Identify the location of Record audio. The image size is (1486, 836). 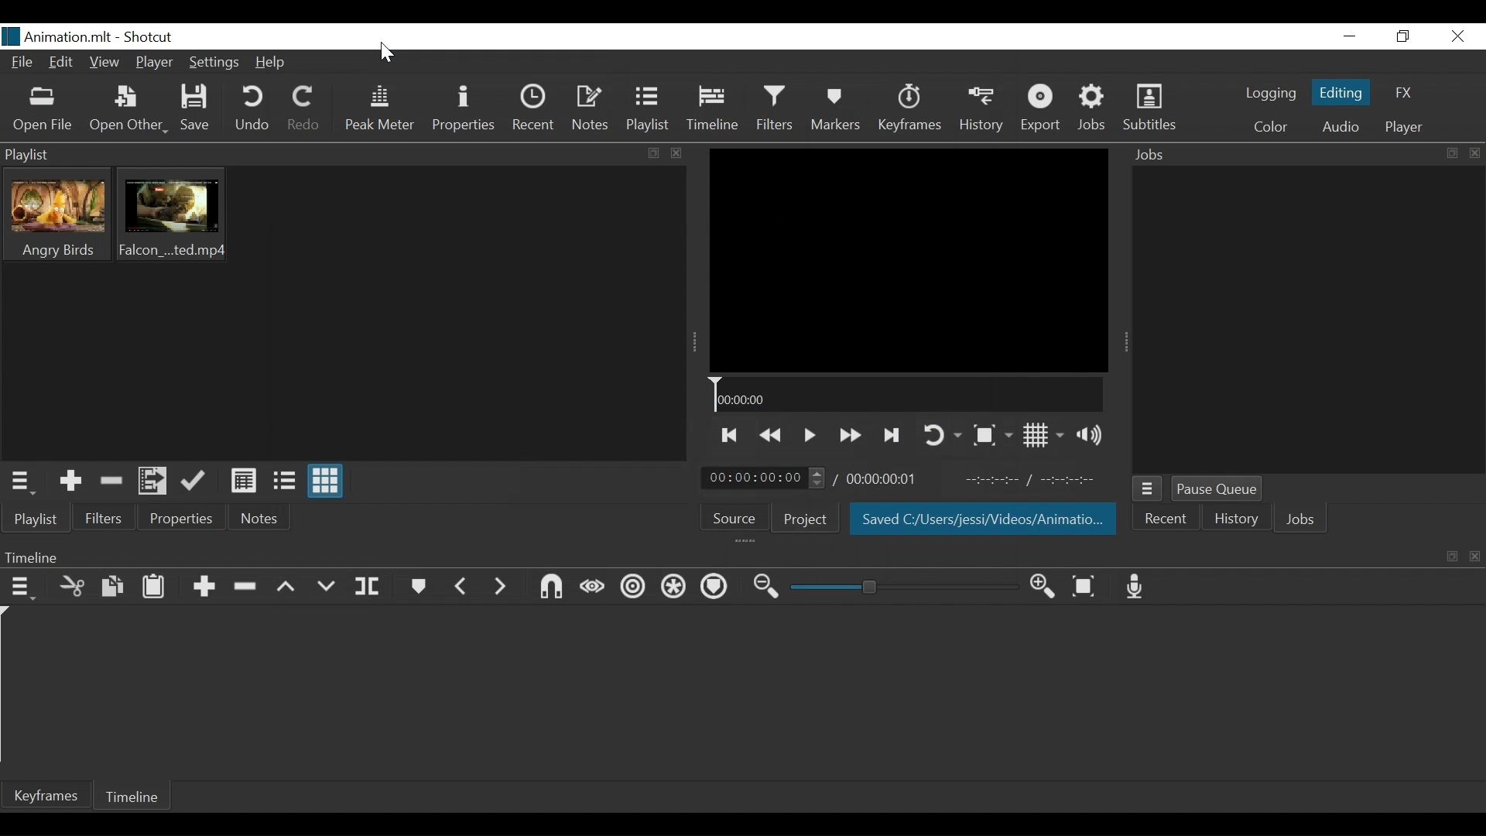
(1135, 587).